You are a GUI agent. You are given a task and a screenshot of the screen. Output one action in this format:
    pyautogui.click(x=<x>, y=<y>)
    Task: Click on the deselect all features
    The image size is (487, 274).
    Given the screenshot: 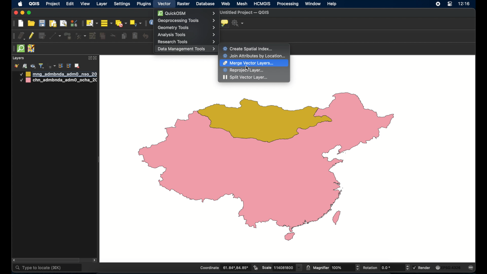 What is the action you would take?
    pyautogui.click(x=121, y=24)
    